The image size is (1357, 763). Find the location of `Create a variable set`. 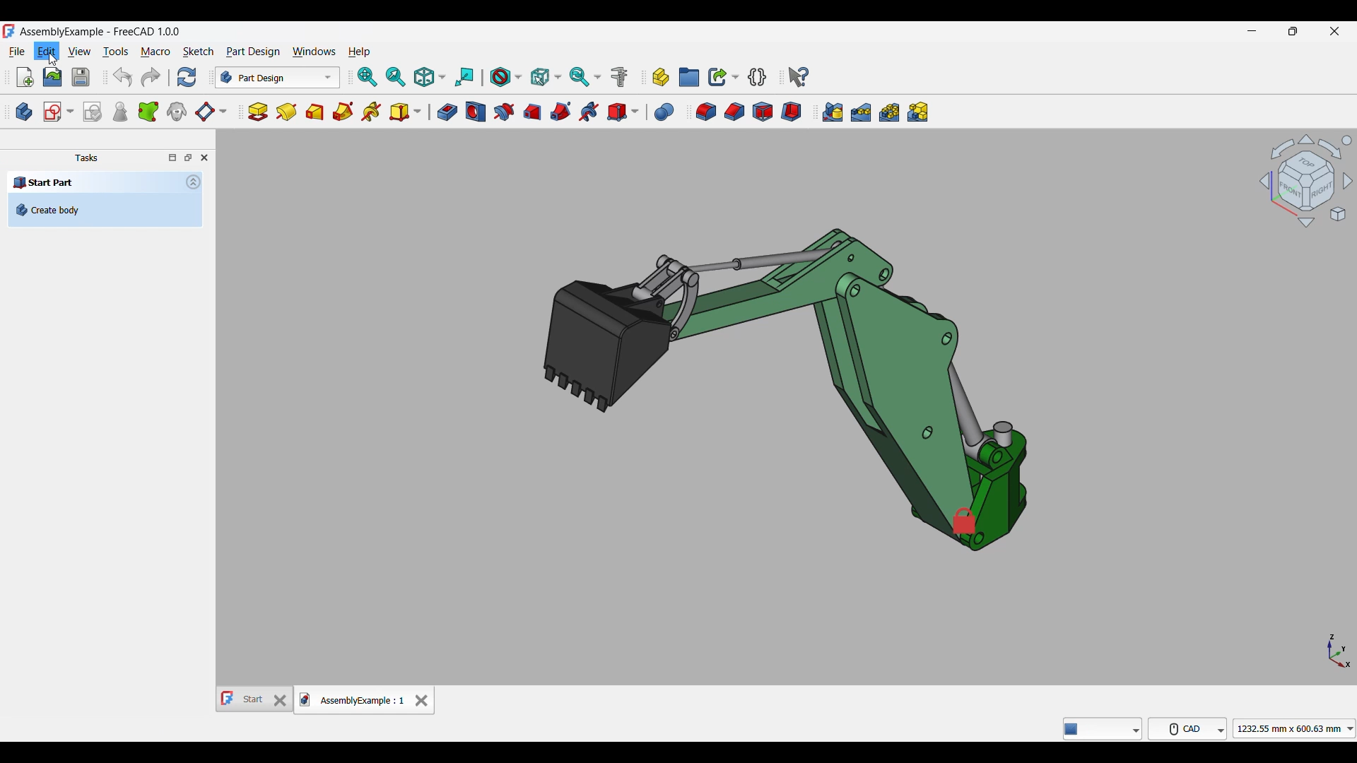

Create a variable set is located at coordinates (758, 76).